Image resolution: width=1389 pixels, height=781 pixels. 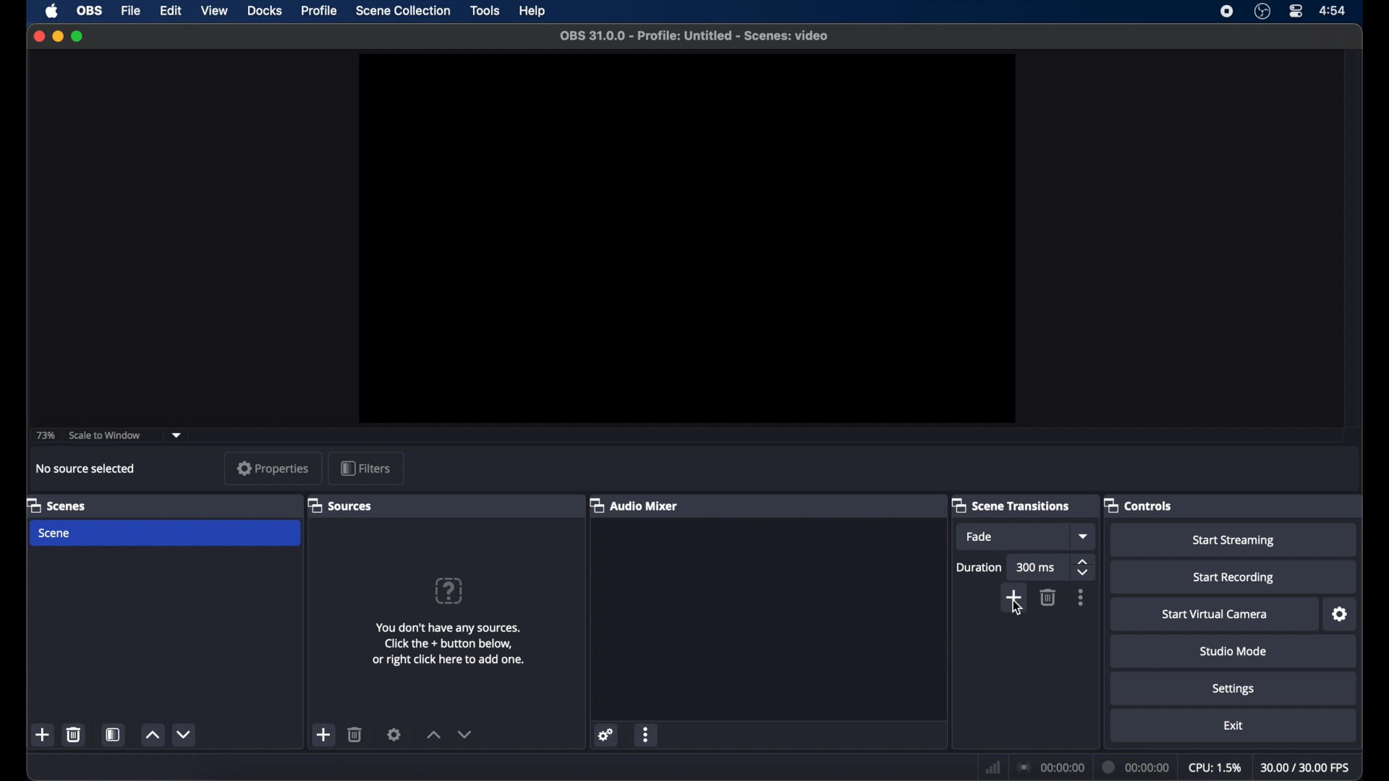 What do you see at coordinates (1234, 579) in the screenshot?
I see `start recording` at bounding box center [1234, 579].